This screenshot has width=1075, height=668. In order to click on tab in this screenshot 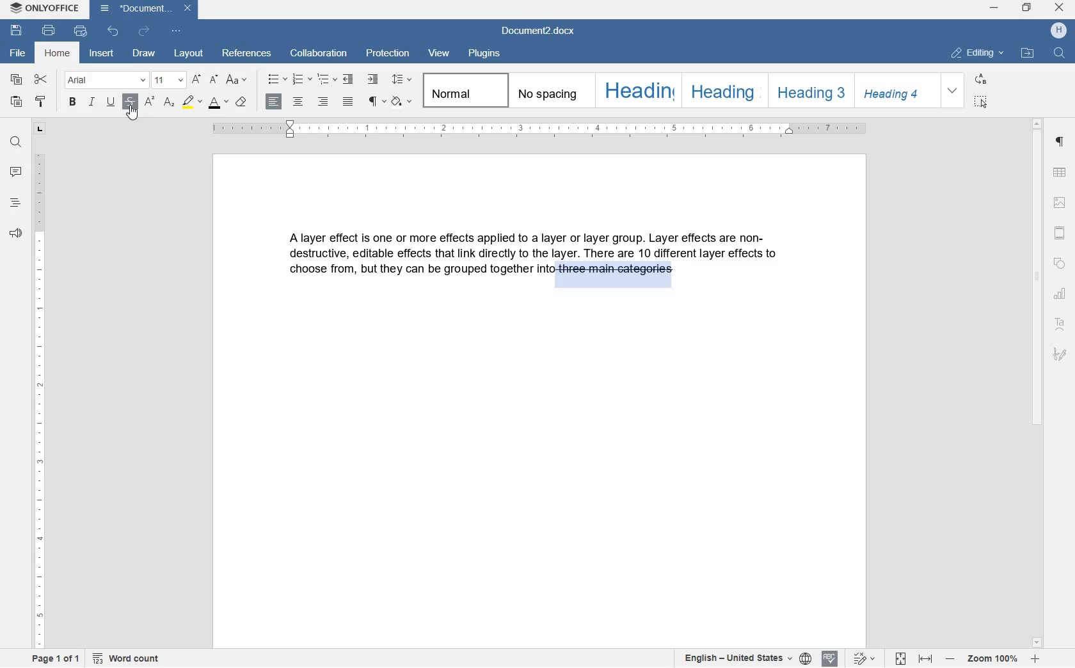, I will do `click(40, 129)`.